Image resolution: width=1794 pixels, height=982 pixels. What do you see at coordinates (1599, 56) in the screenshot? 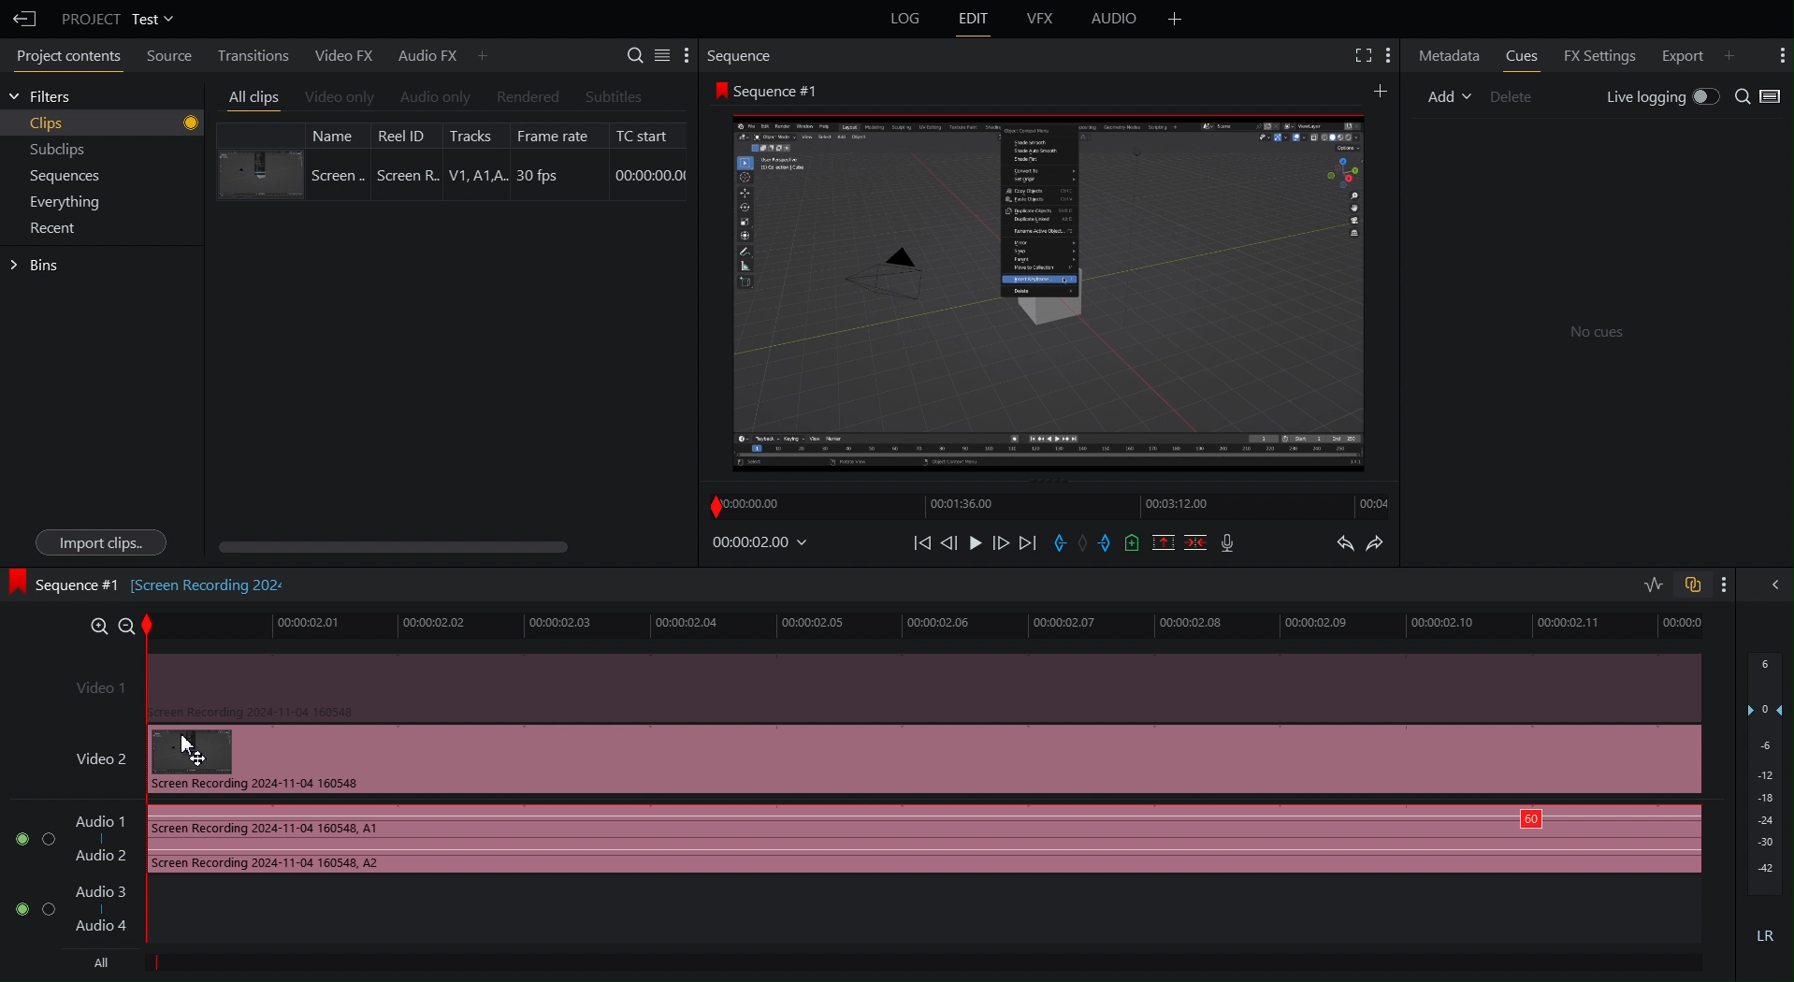
I see `FX Settings` at bounding box center [1599, 56].